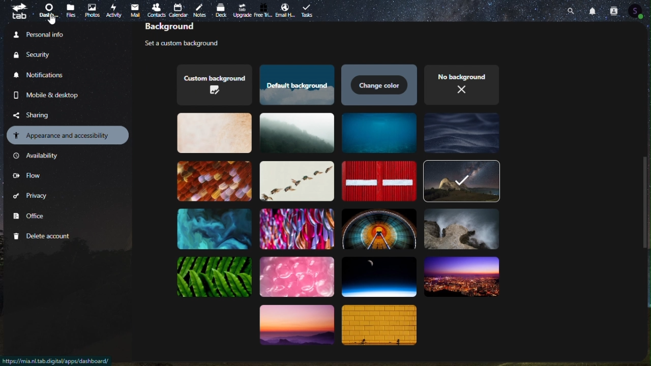 This screenshot has width=651, height=366. Describe the element at coordinates (379, 228) in the screenshot. I see `Themes` at that location.